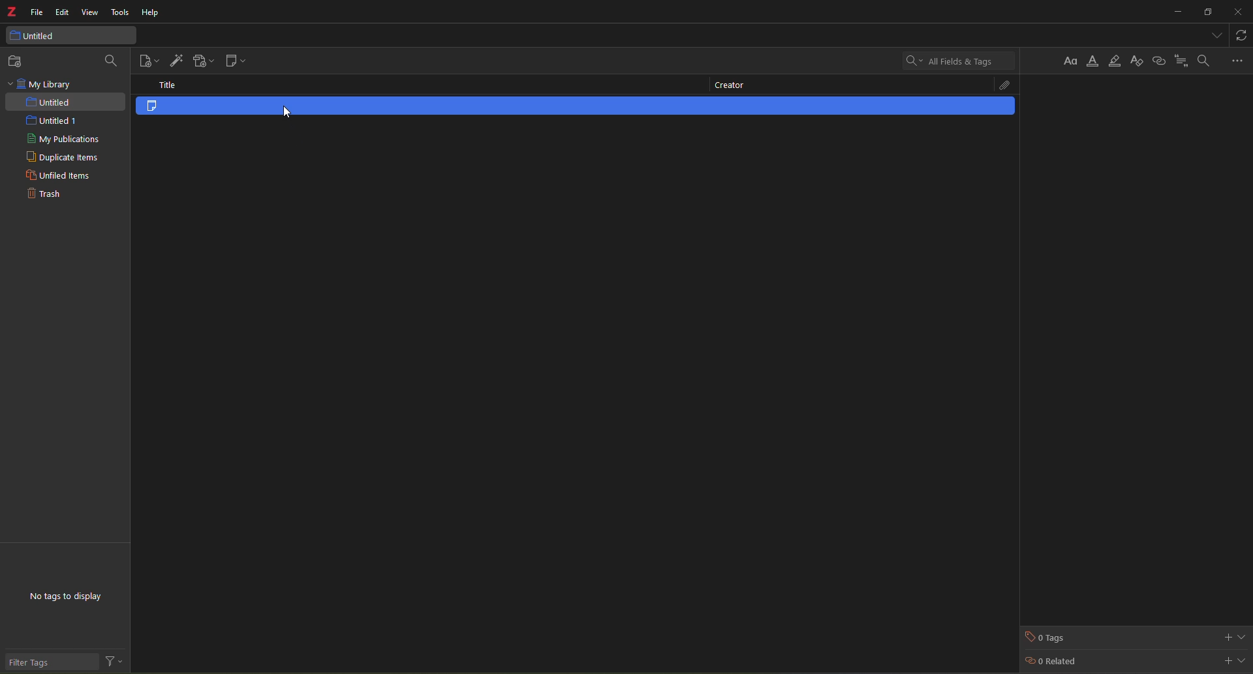 This screenshot has width=1253, height=674. What do you see at coordinates (1206, 12) in the screenshot?
I see `maximize` at bounding box center [1206, 12].